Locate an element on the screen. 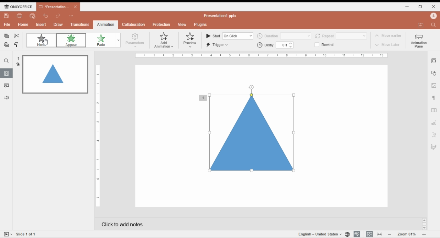 The image size is (440, 238). title is located at coordinates (222, 15).